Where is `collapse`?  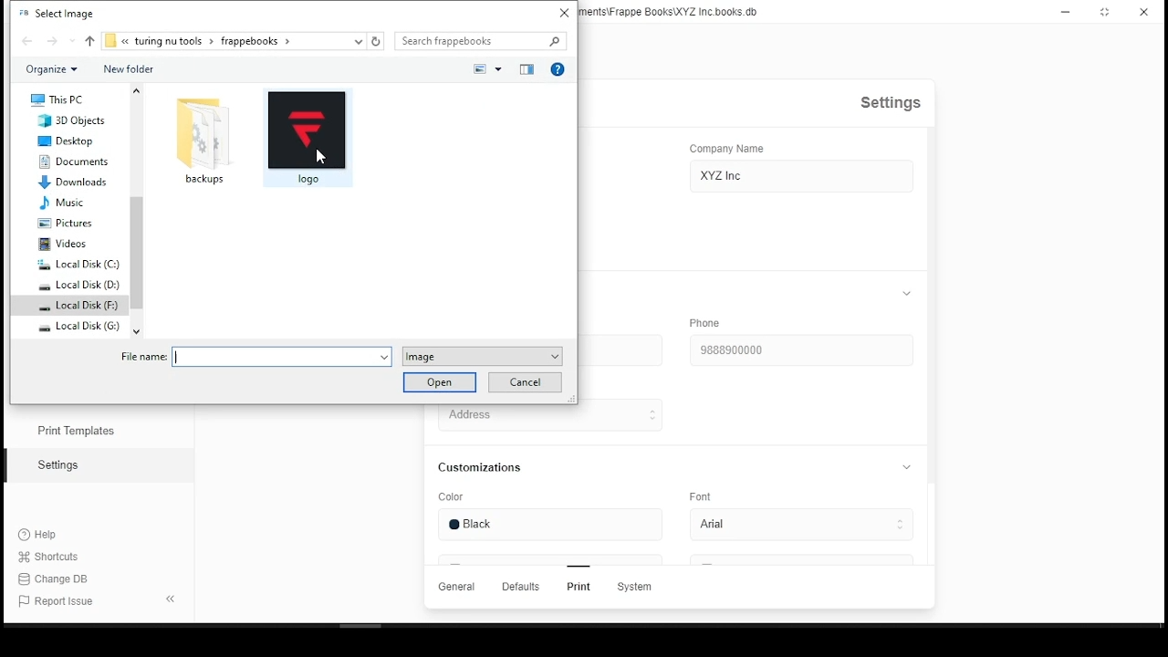 collapse is located at coordinates (906, 468).